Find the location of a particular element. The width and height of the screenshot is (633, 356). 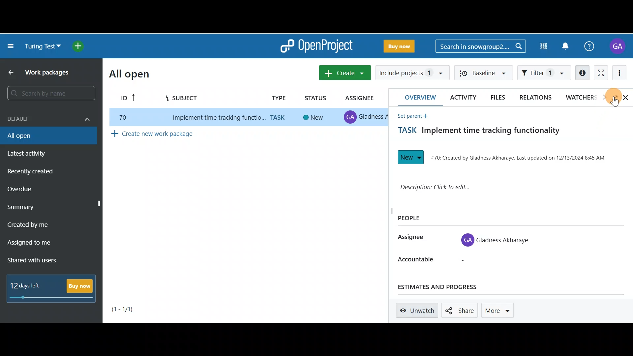

Created by me is located at coordinates (44, 227).